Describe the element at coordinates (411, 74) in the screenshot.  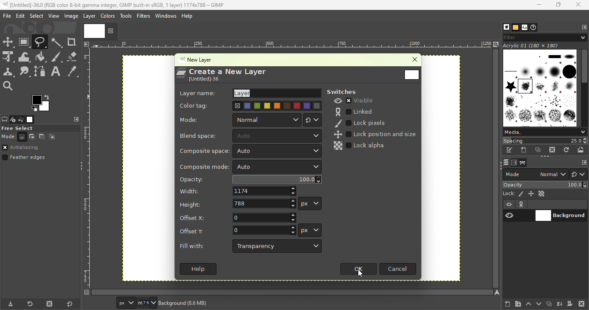
I see `Present file` at that location.